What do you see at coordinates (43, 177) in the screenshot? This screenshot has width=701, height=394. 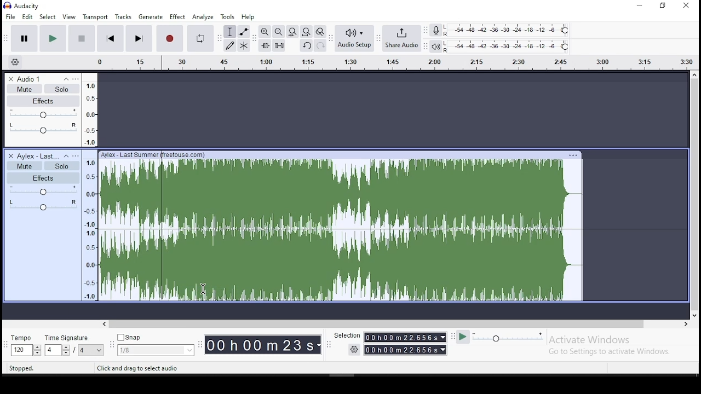 I see `effects` at bounding box center [43, 177].